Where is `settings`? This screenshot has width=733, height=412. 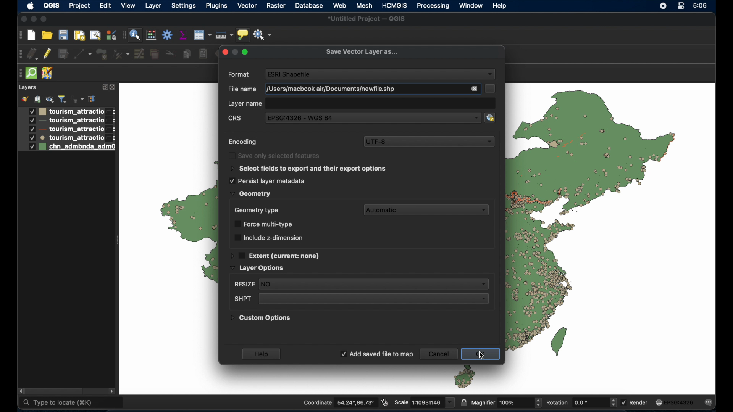 settings is located at coordinates (183, 6).